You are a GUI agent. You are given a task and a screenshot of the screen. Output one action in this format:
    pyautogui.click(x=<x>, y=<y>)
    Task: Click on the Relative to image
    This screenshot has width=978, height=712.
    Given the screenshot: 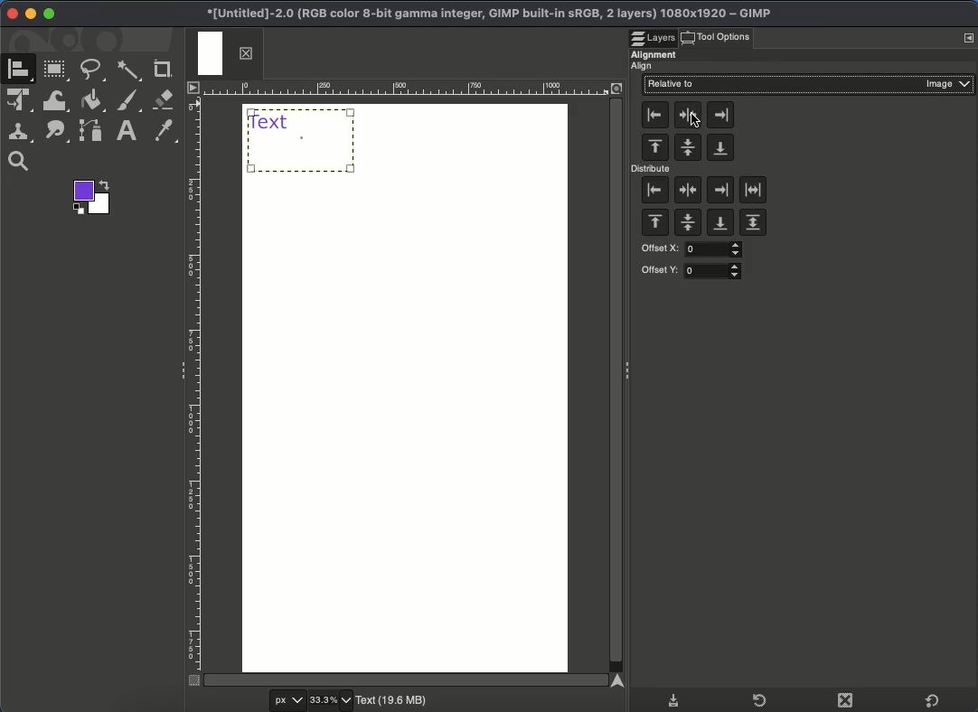 What is the action you would take?
    pyautogui.click(x=809, y=85)
    